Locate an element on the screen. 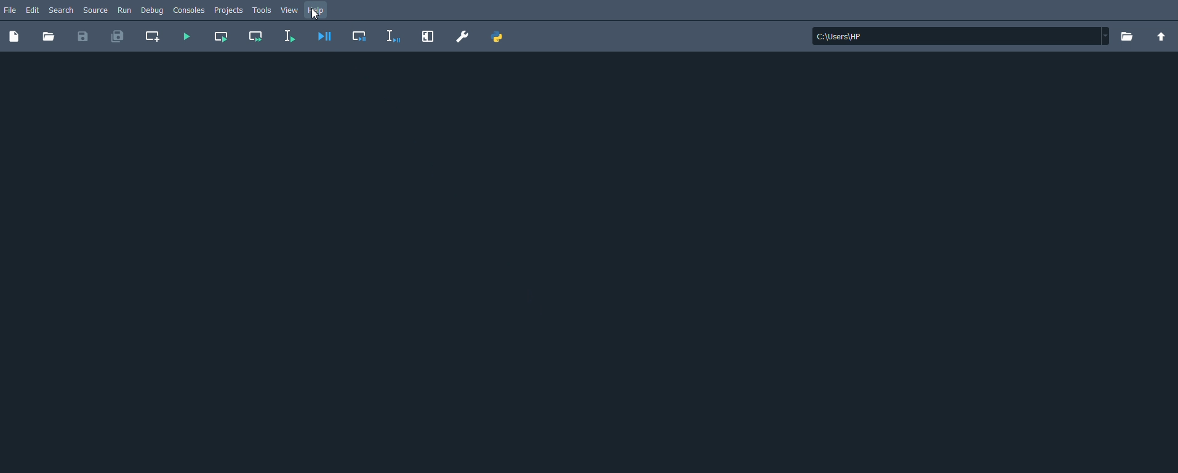  Edit is located at coordinates (35, 9).